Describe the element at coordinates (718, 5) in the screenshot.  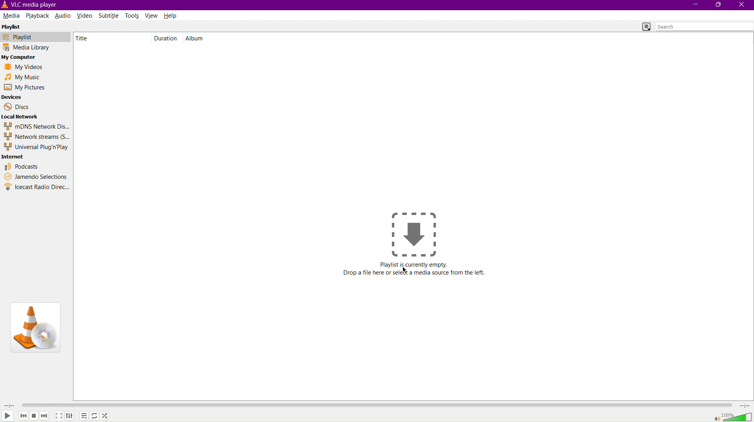
I see `Maximize` at that location.